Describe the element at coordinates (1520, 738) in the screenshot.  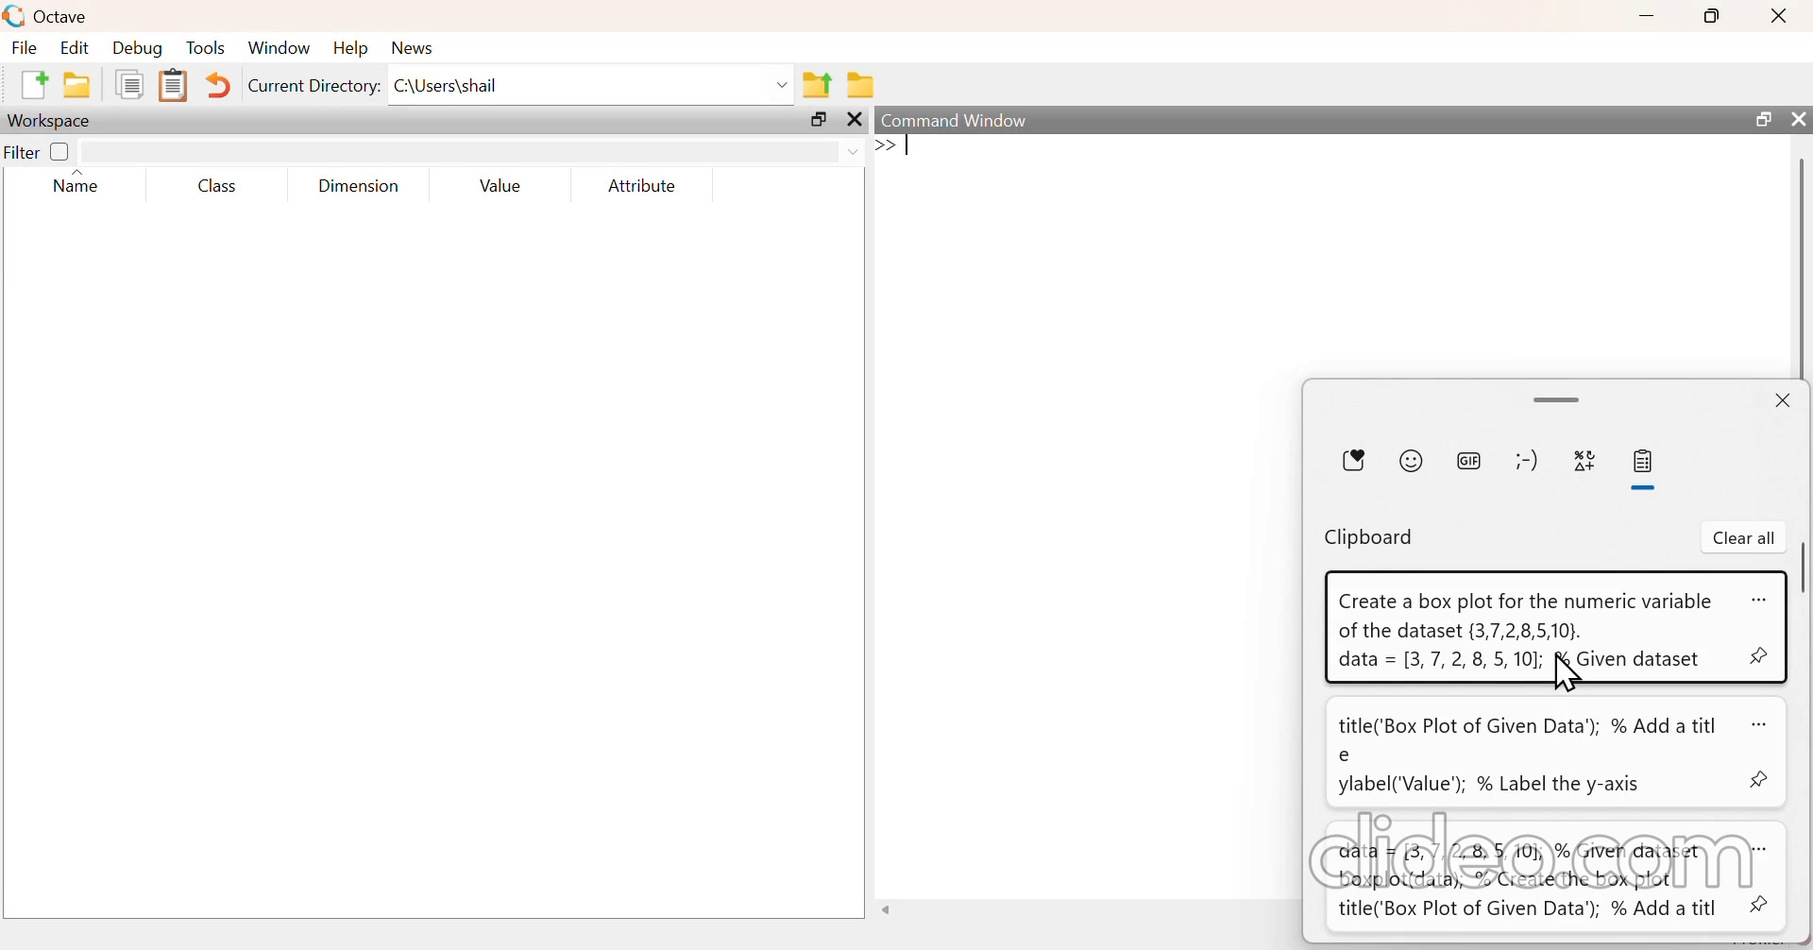
I see `title('Box Plot of Given Data’); % Add a titl
e` at that location.